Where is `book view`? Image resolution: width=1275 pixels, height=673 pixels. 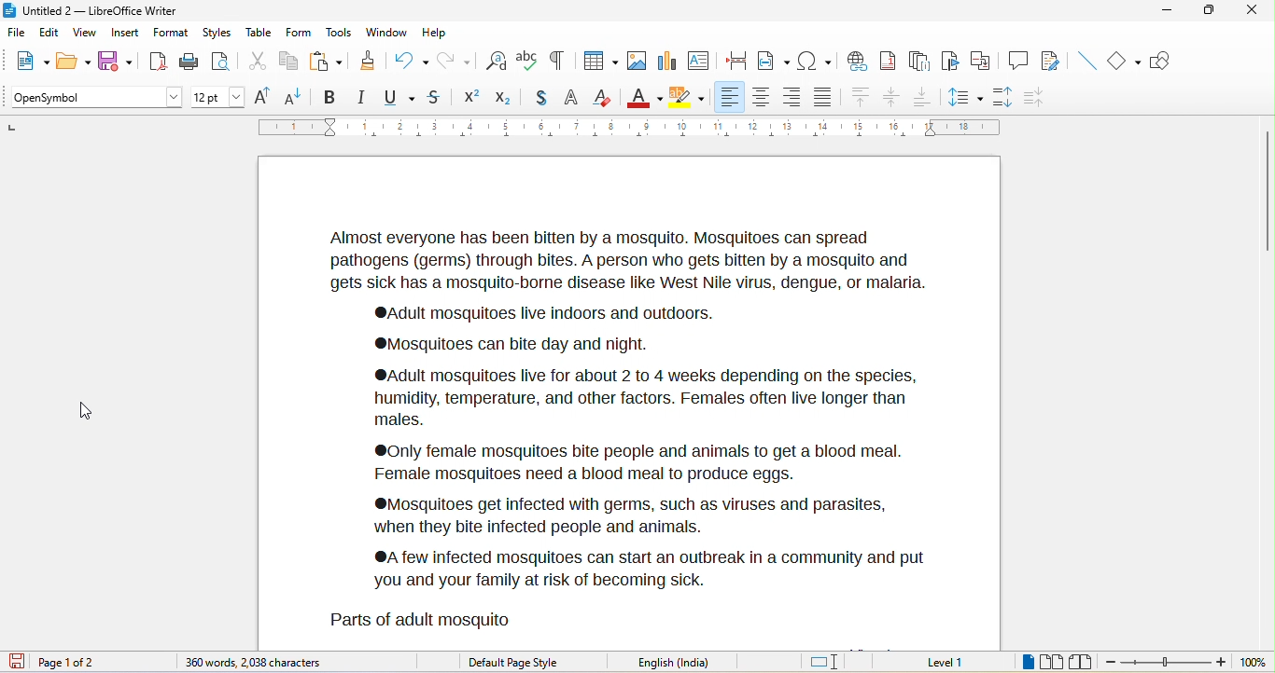 book view is located at coordinates (1081, 663).